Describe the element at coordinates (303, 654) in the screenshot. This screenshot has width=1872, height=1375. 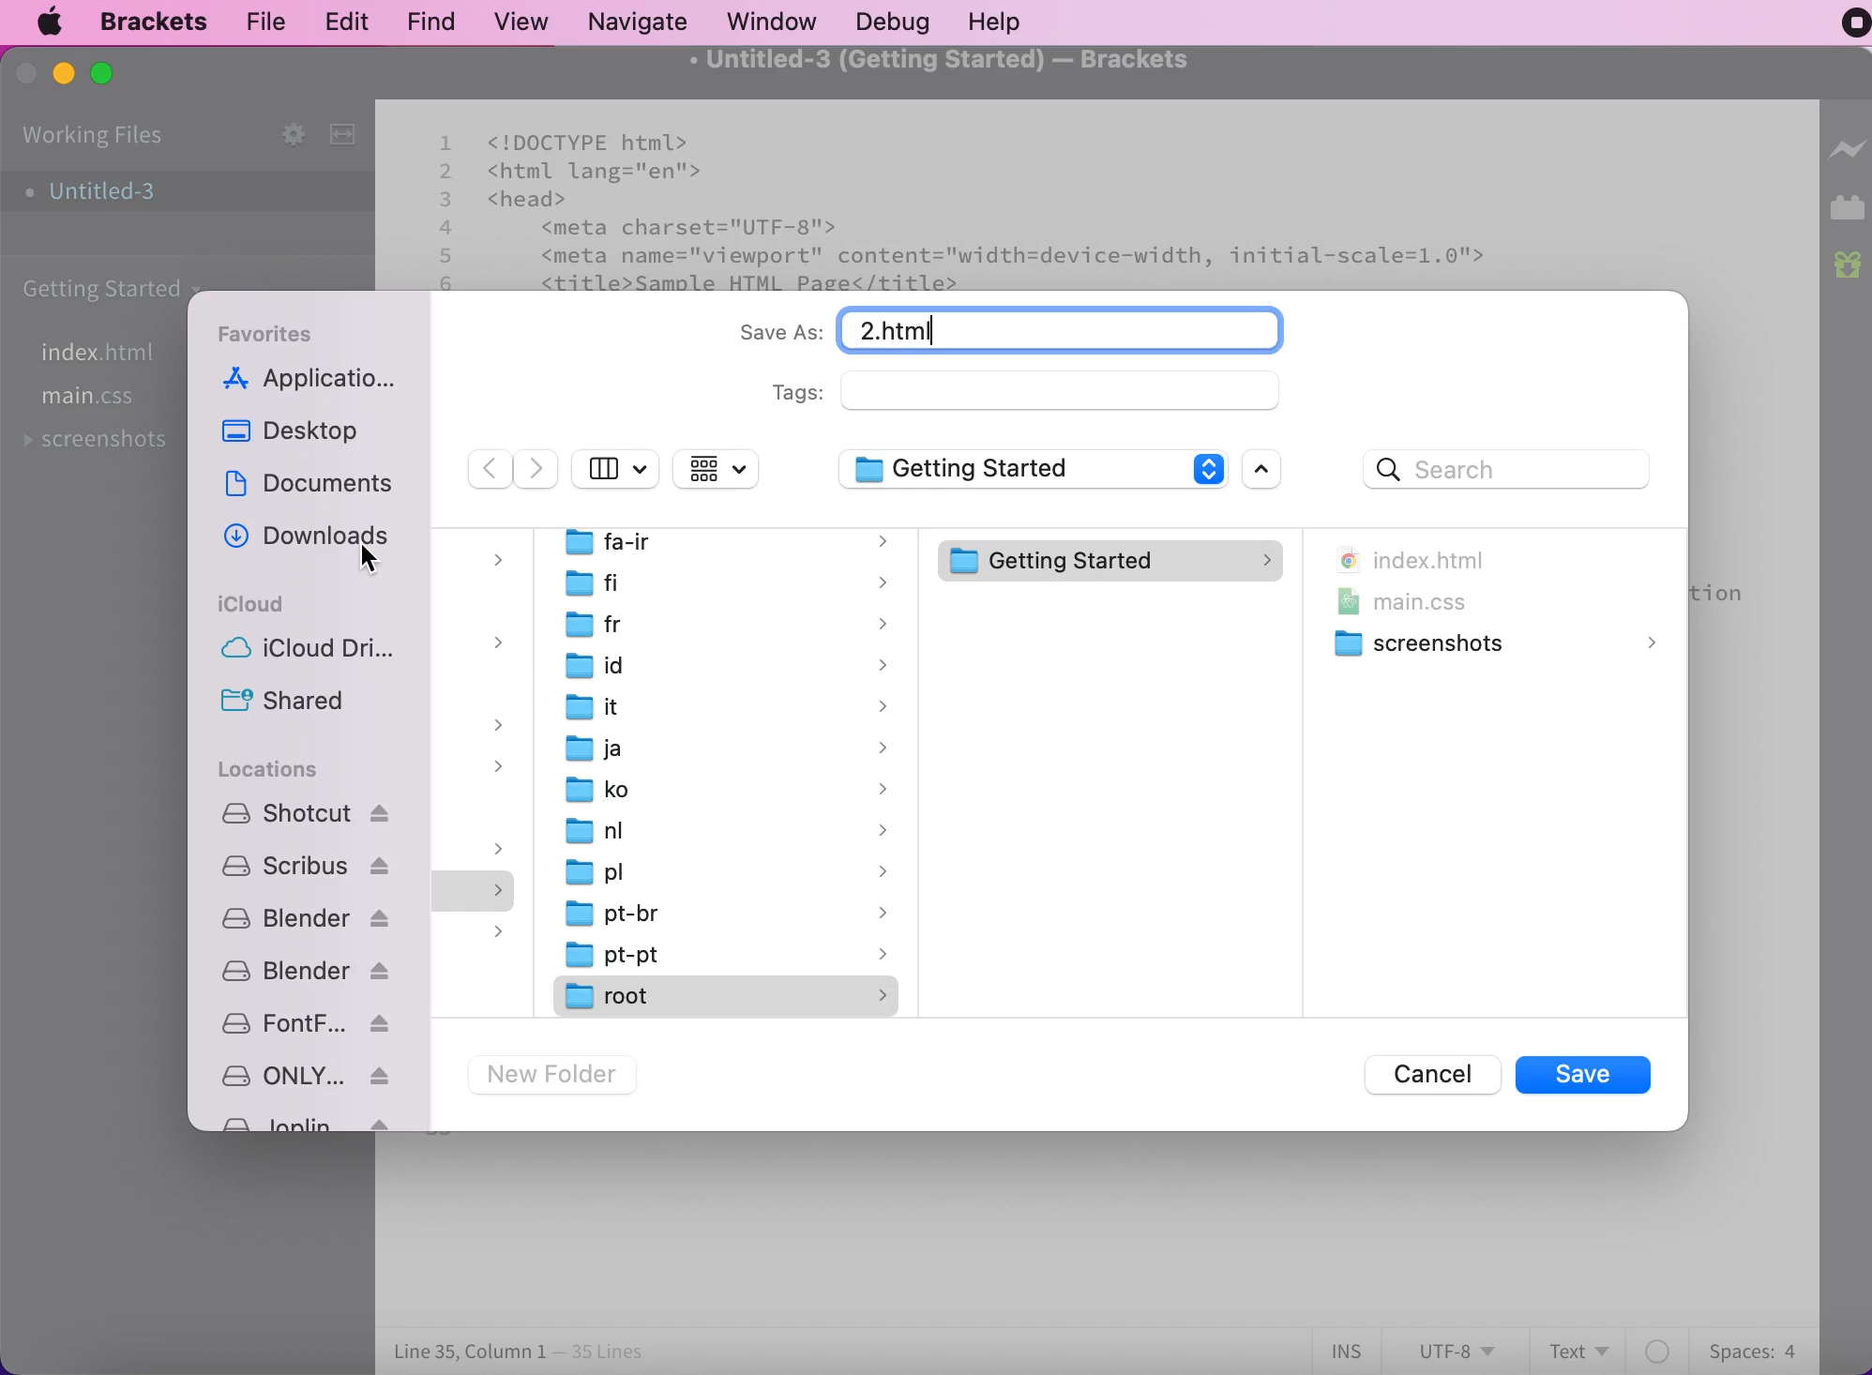
I see `icloud drive` at that location.